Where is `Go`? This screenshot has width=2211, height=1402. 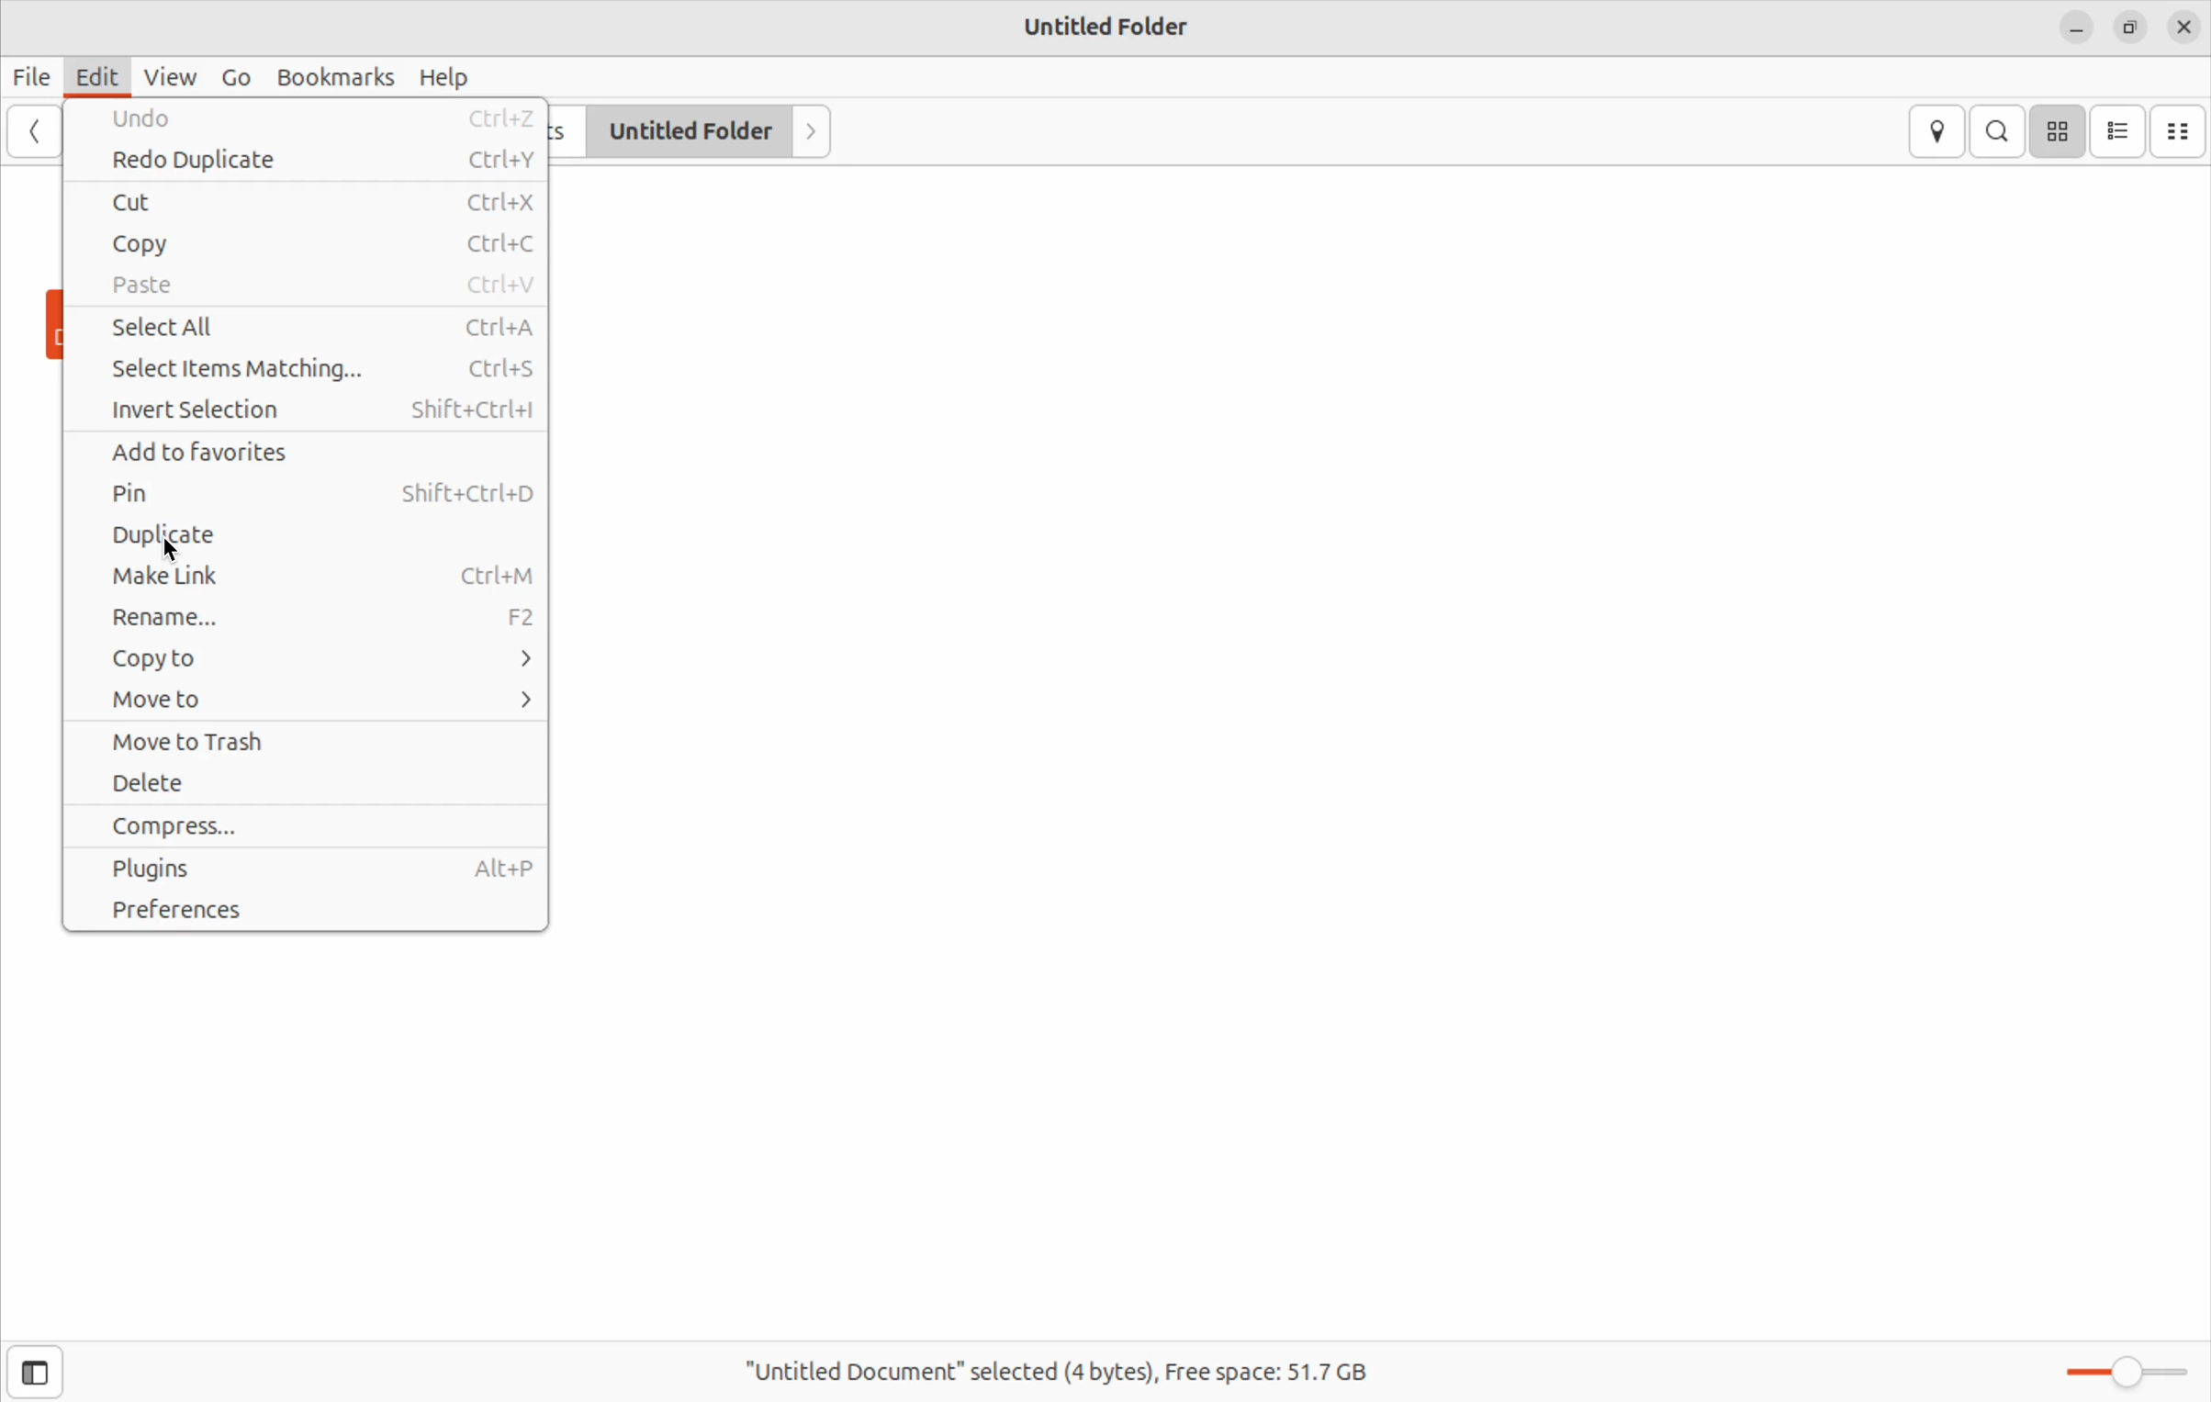 Go is located at coordinates (232, 76).